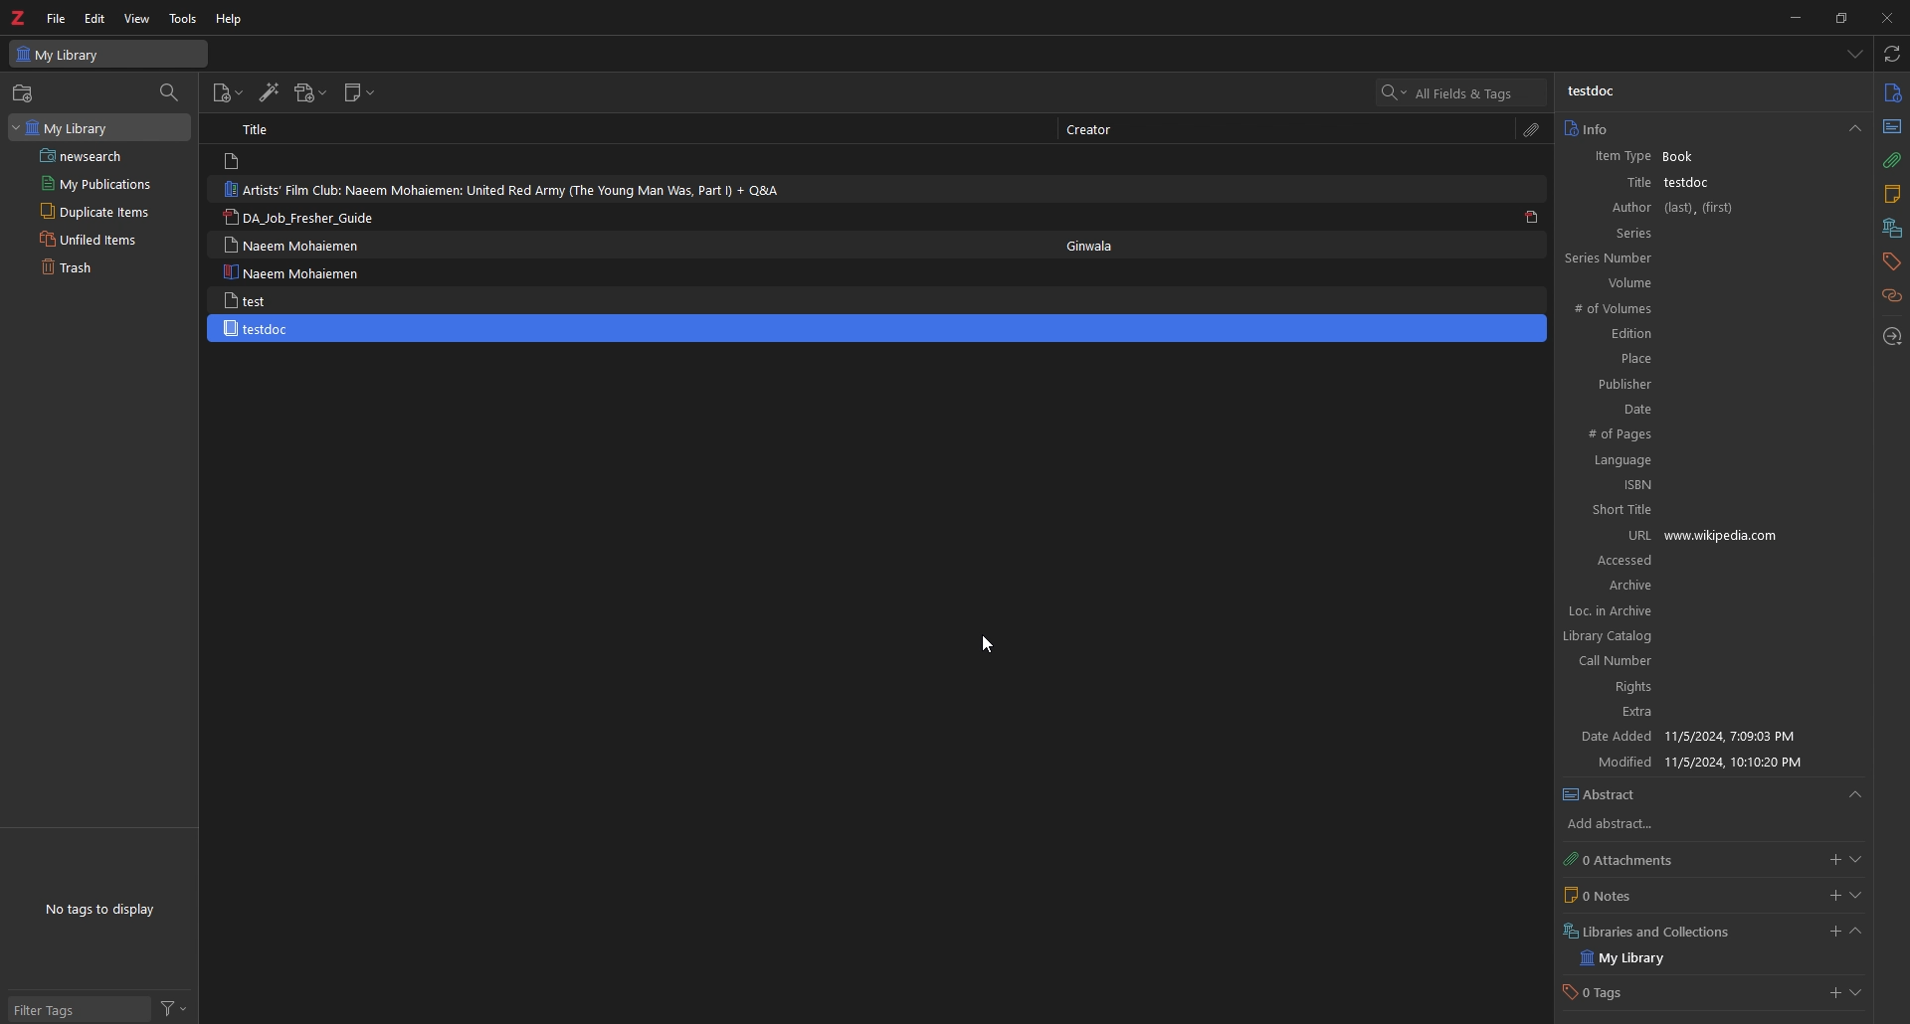  I want to click on test, so click(251, 300).